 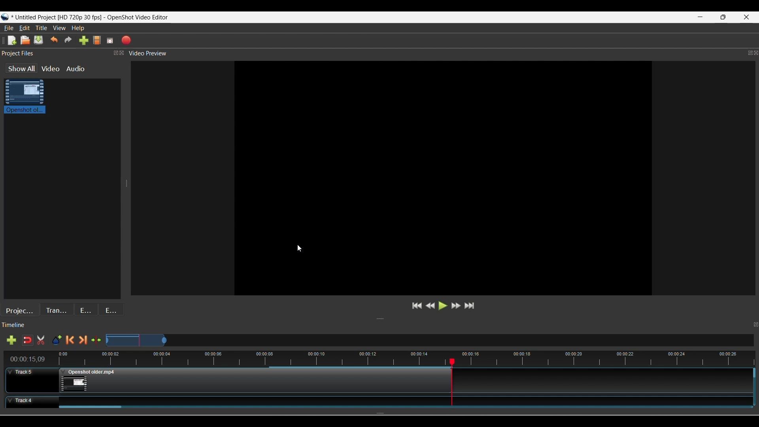 I want to click on Cut, so click(x=41, y=340).